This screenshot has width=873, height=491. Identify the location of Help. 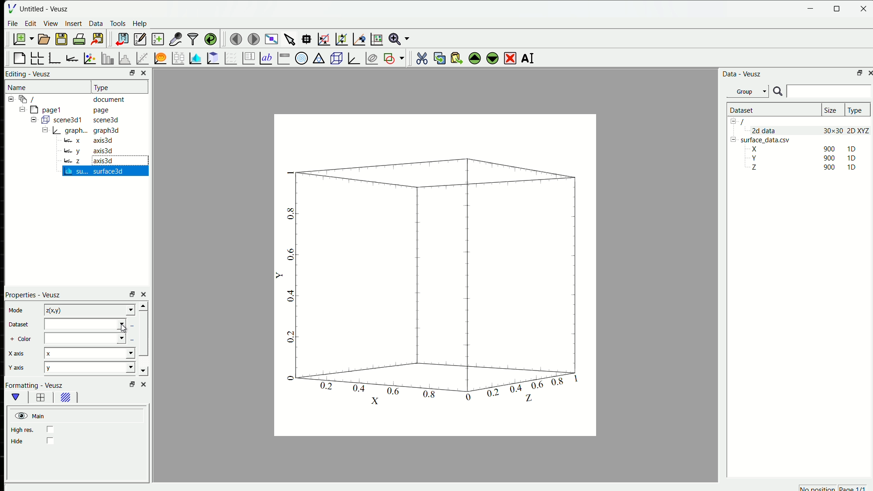
(140, 24).